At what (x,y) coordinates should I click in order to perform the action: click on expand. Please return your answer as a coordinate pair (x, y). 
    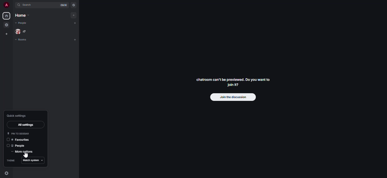
    Looking at the image, I should click on (13, 5).